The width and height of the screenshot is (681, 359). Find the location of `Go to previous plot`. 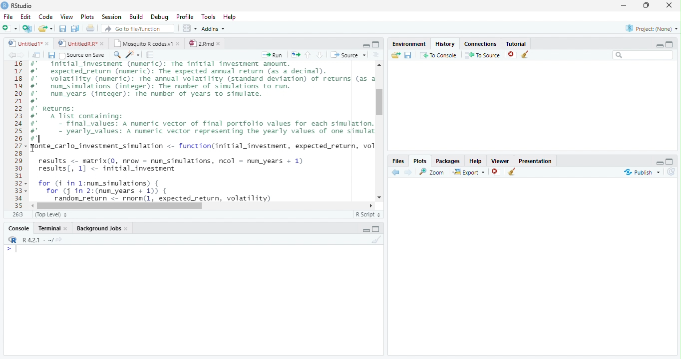

Go to previous plot is located at coordinates (396, 172).